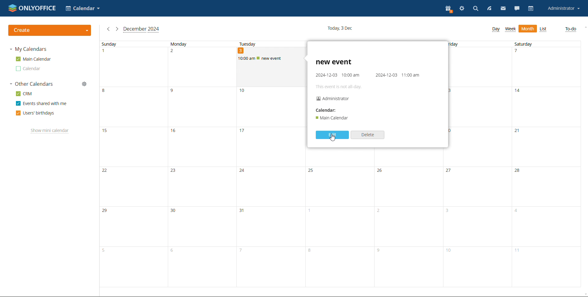  I want to click on 4, so click(548, 226).